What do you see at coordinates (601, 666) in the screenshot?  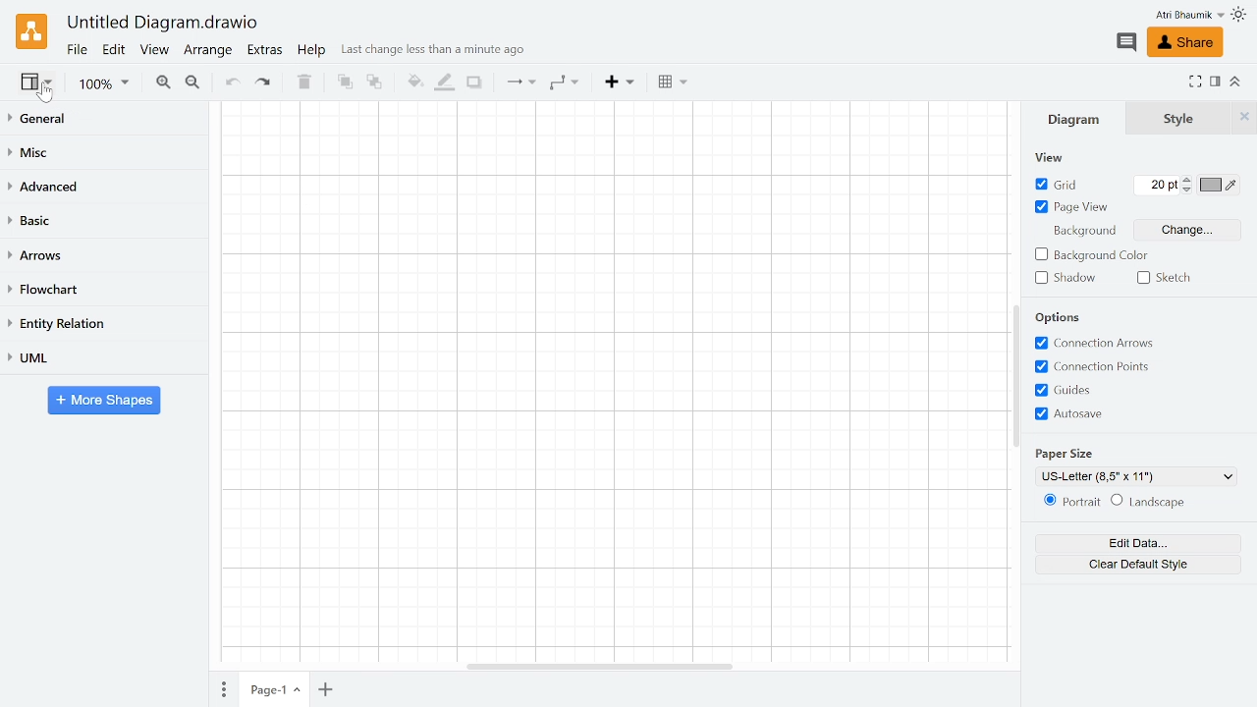 I see `Horizontal scrolbar` at bounding box center [601, 666].